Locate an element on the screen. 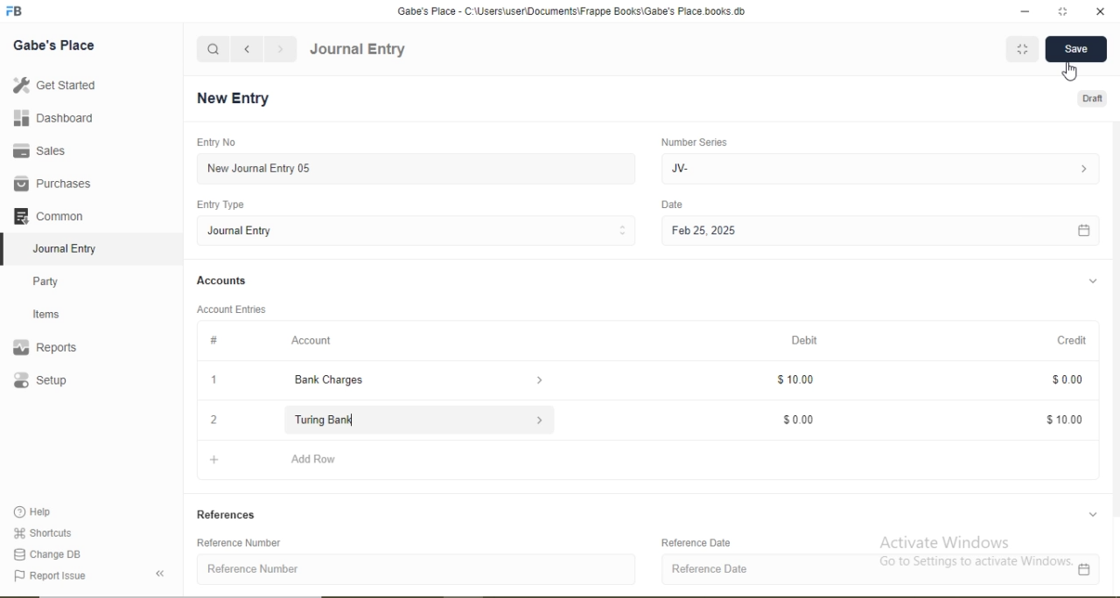 This screenshot has width=1120, height=598. Number Series is located at coordinates (693, 142).